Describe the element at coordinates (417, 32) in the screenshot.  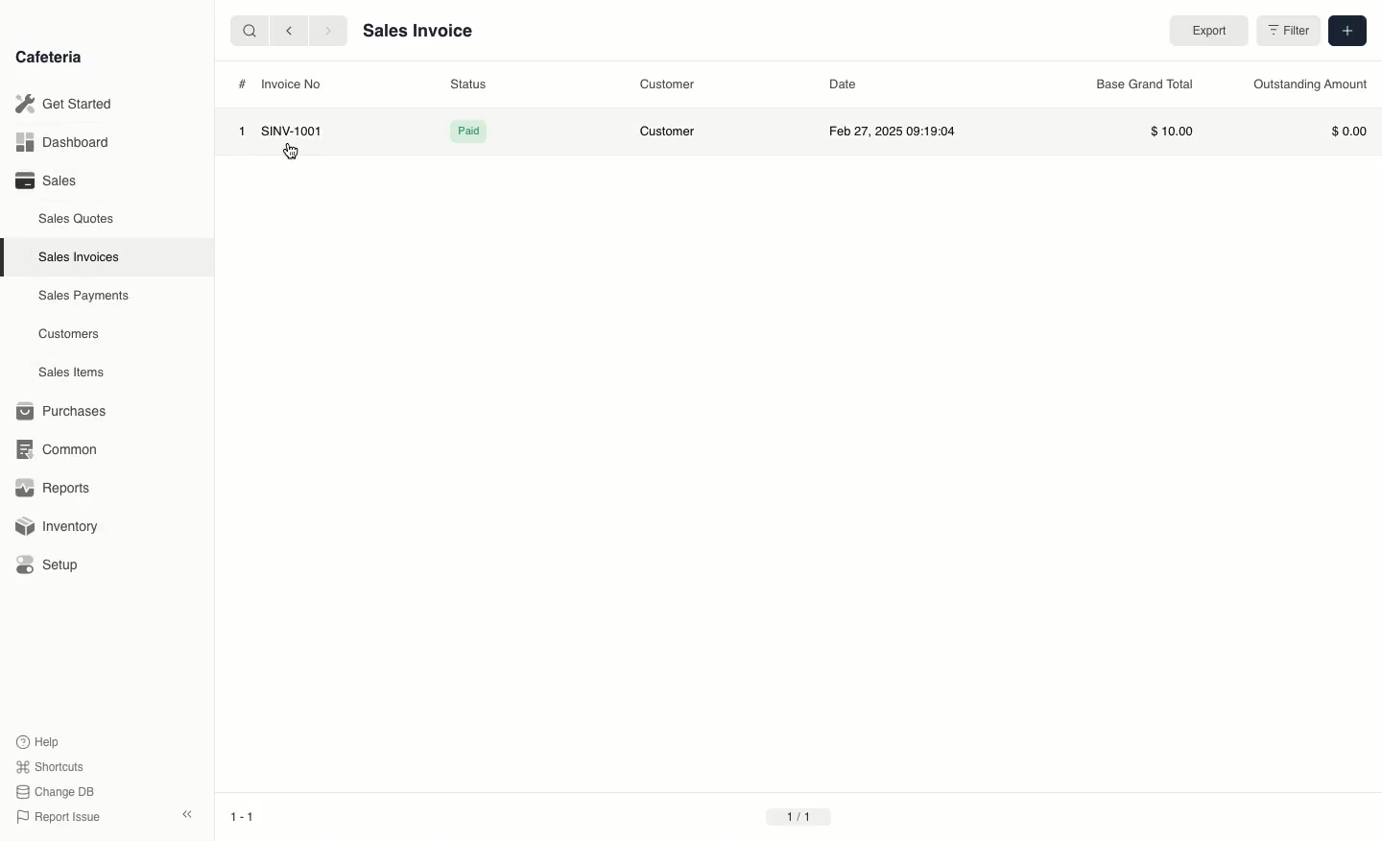
I see `Sales Invoice` at that location.